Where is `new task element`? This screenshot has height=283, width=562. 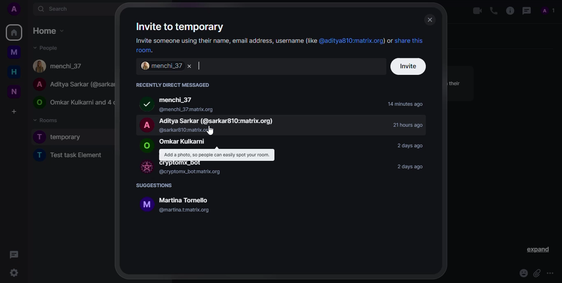
new task element is located at coordinates (74, 157).